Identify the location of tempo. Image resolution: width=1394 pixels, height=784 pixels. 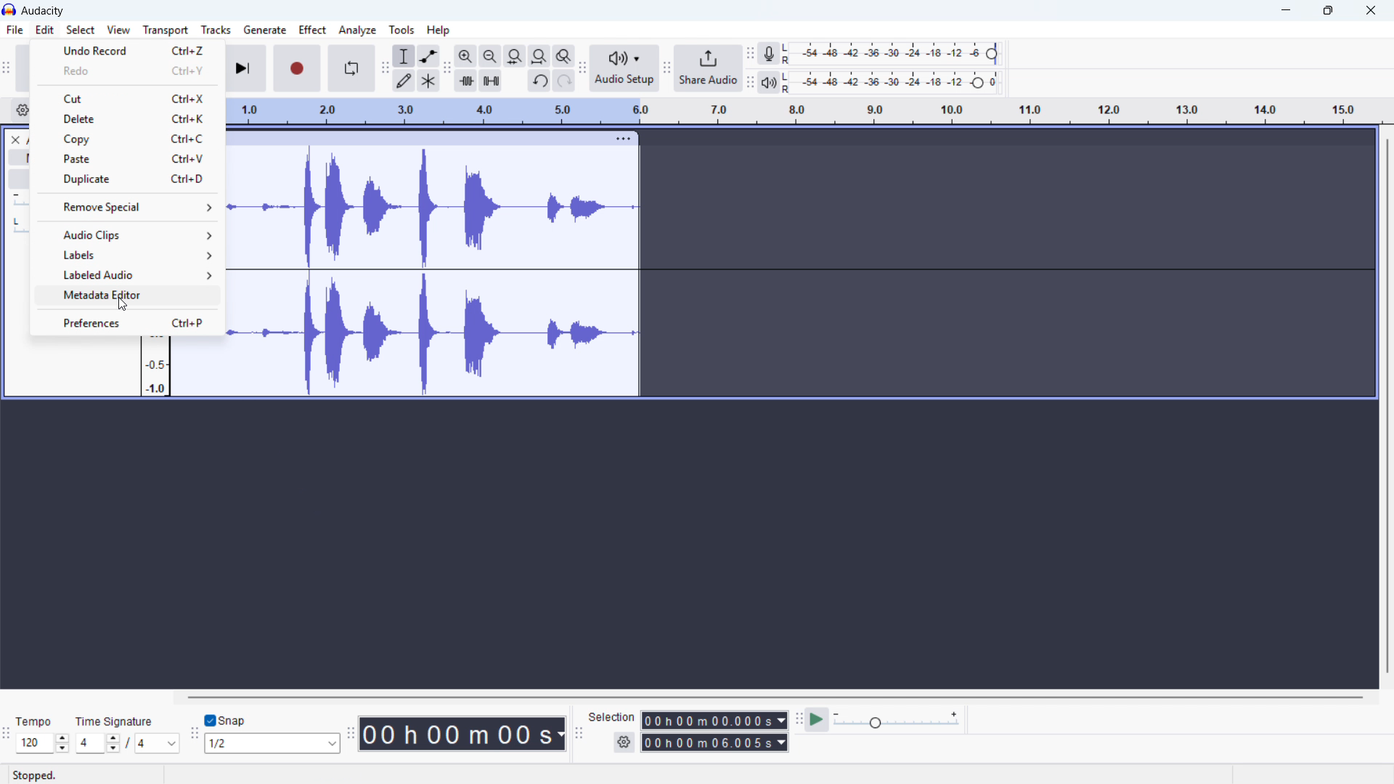
(37, 721).